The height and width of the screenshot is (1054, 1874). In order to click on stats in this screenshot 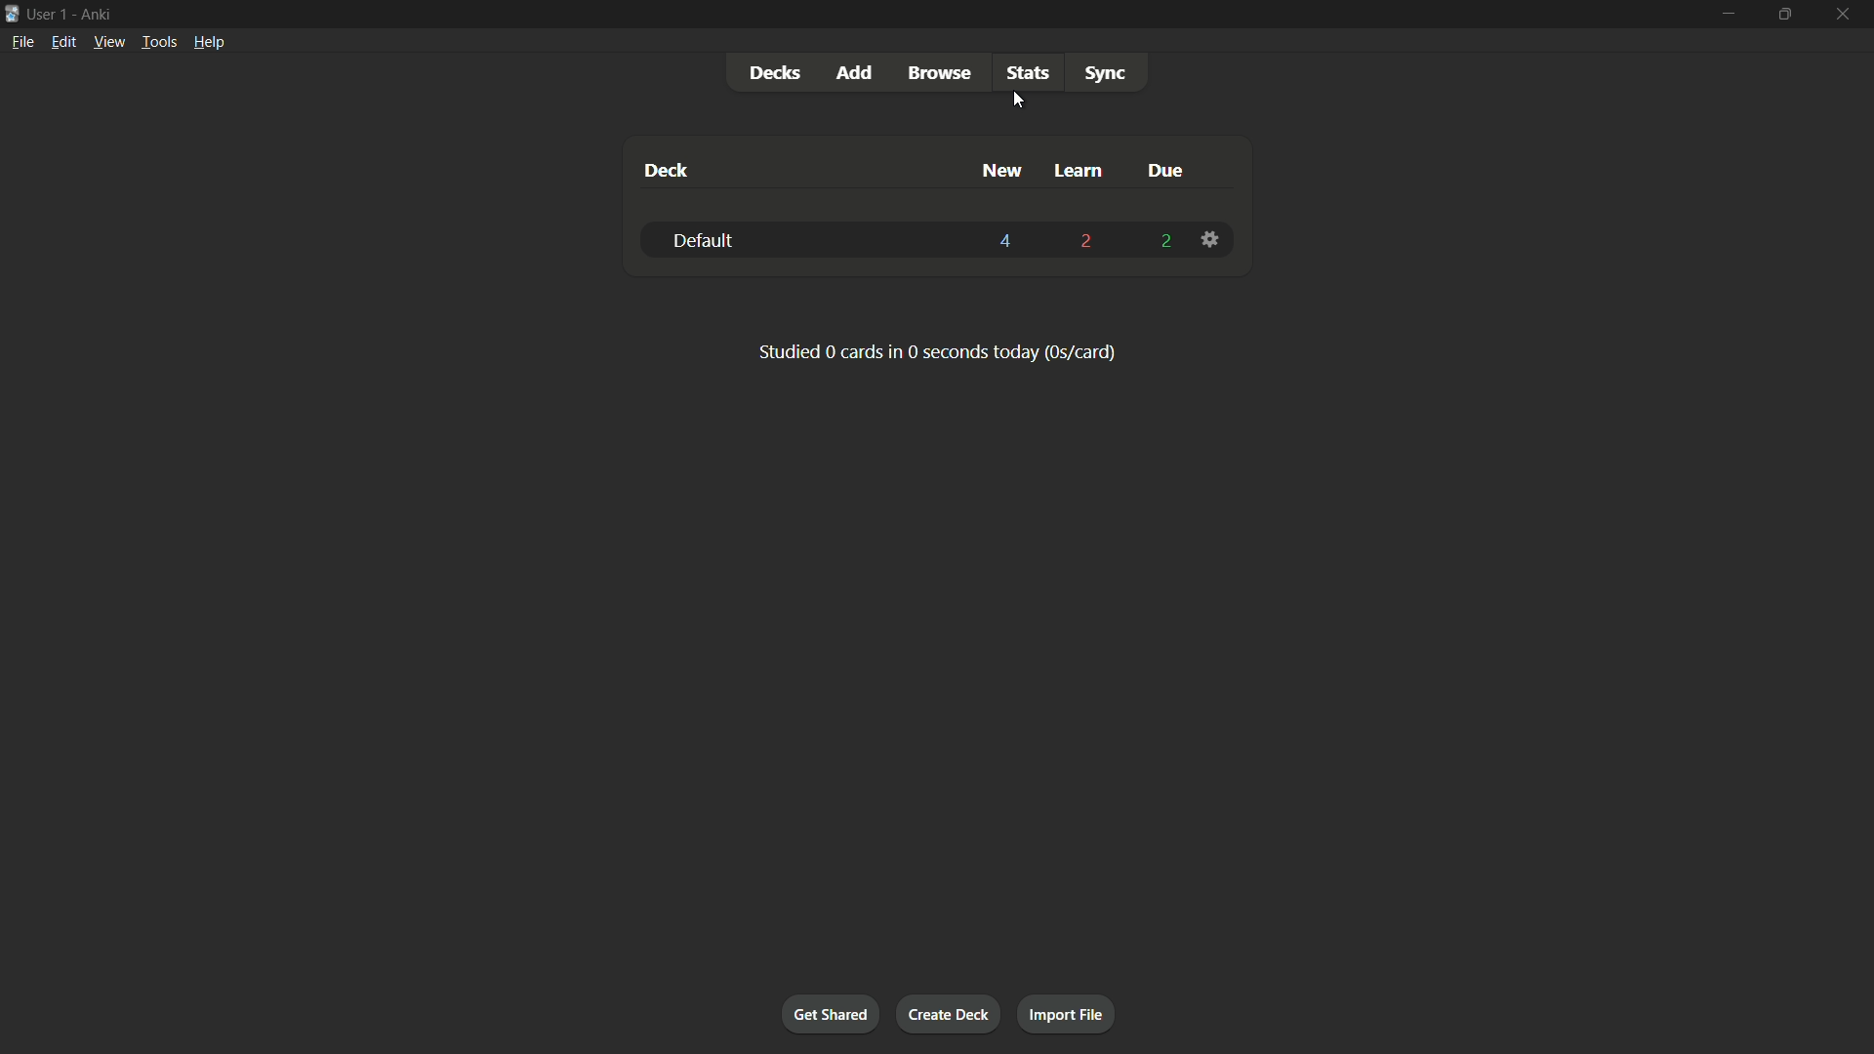, I will do `click(1030, 73)`.